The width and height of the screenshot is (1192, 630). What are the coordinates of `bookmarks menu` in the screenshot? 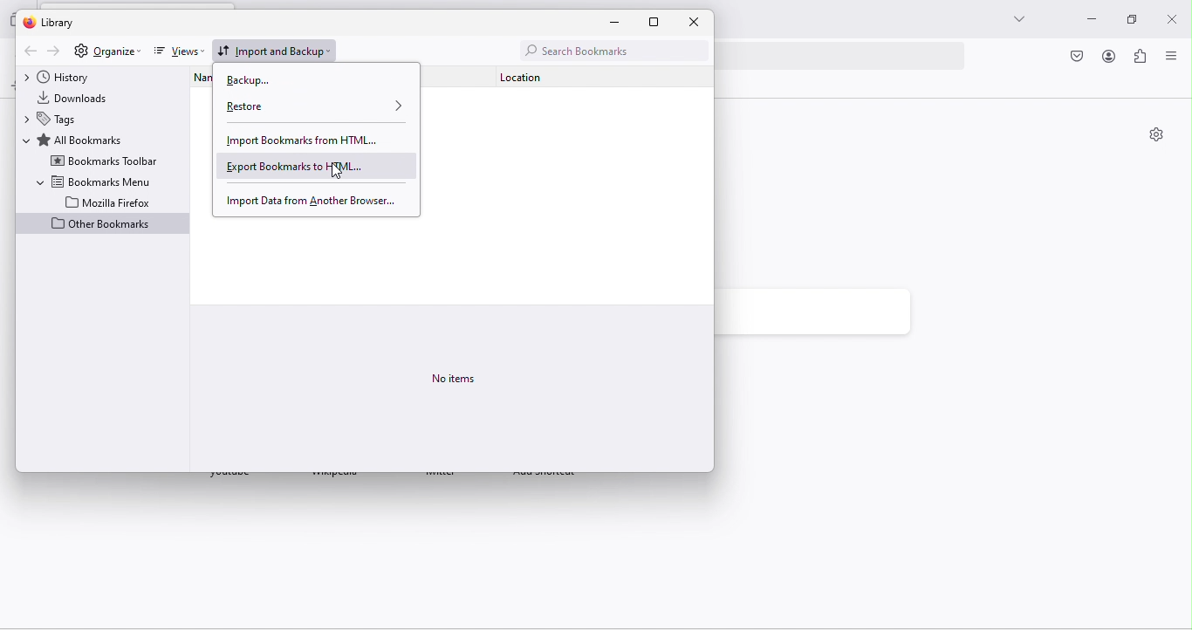 It's located at (93, 181).